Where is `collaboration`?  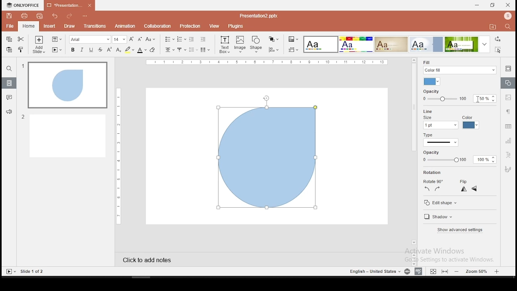 collaboration is located at coordinates (157, 26).